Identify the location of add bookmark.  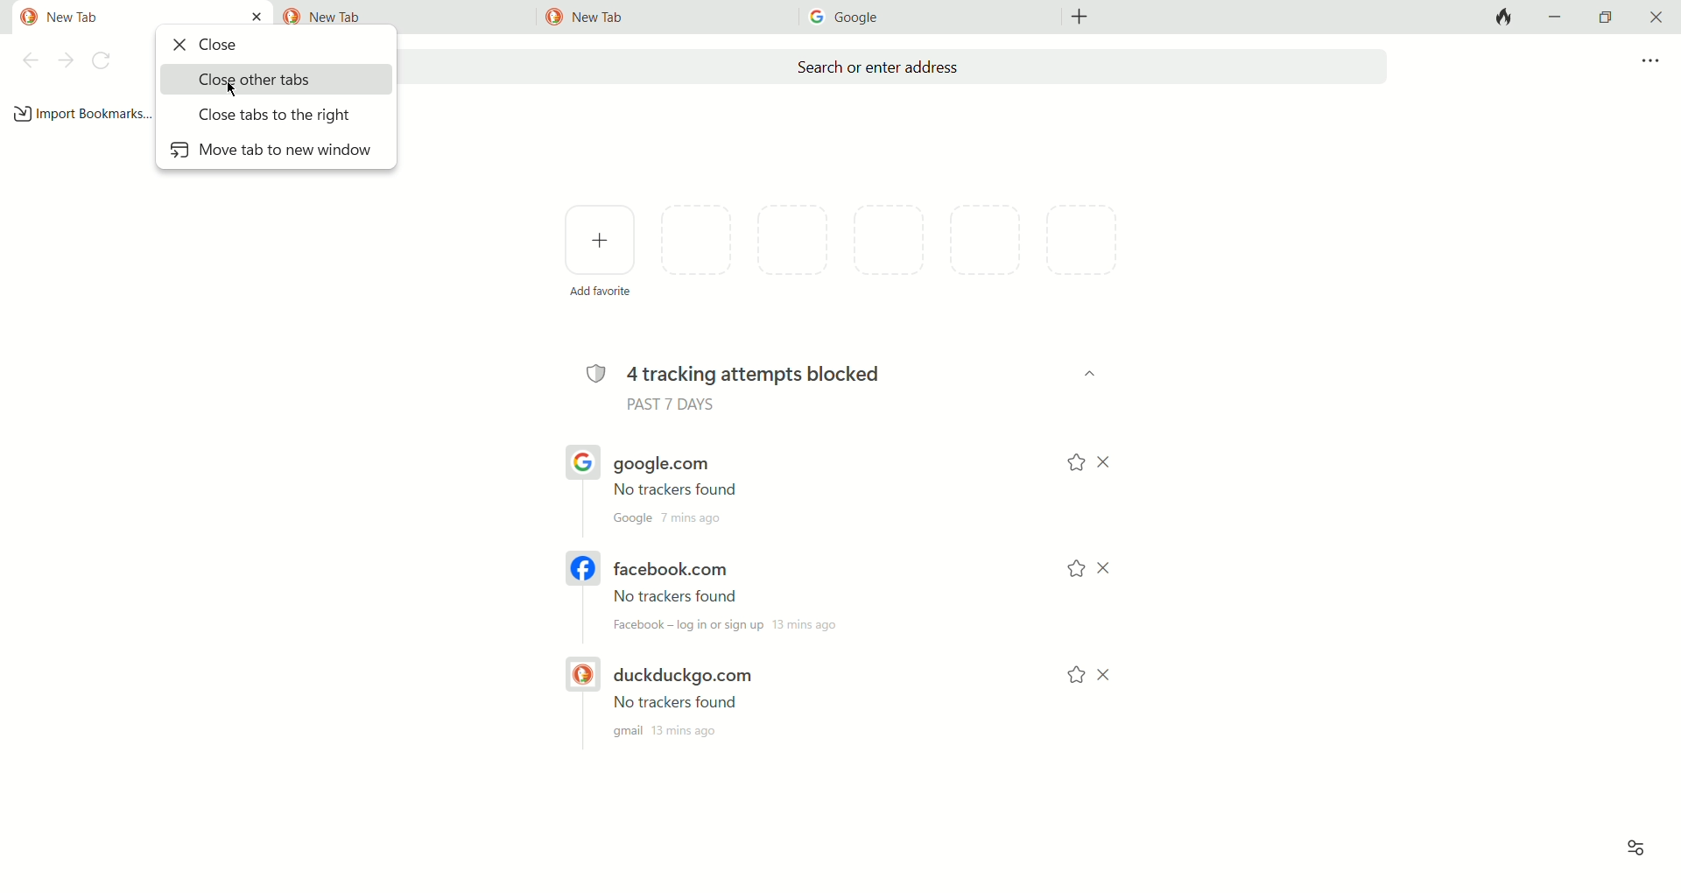
(81, 116).